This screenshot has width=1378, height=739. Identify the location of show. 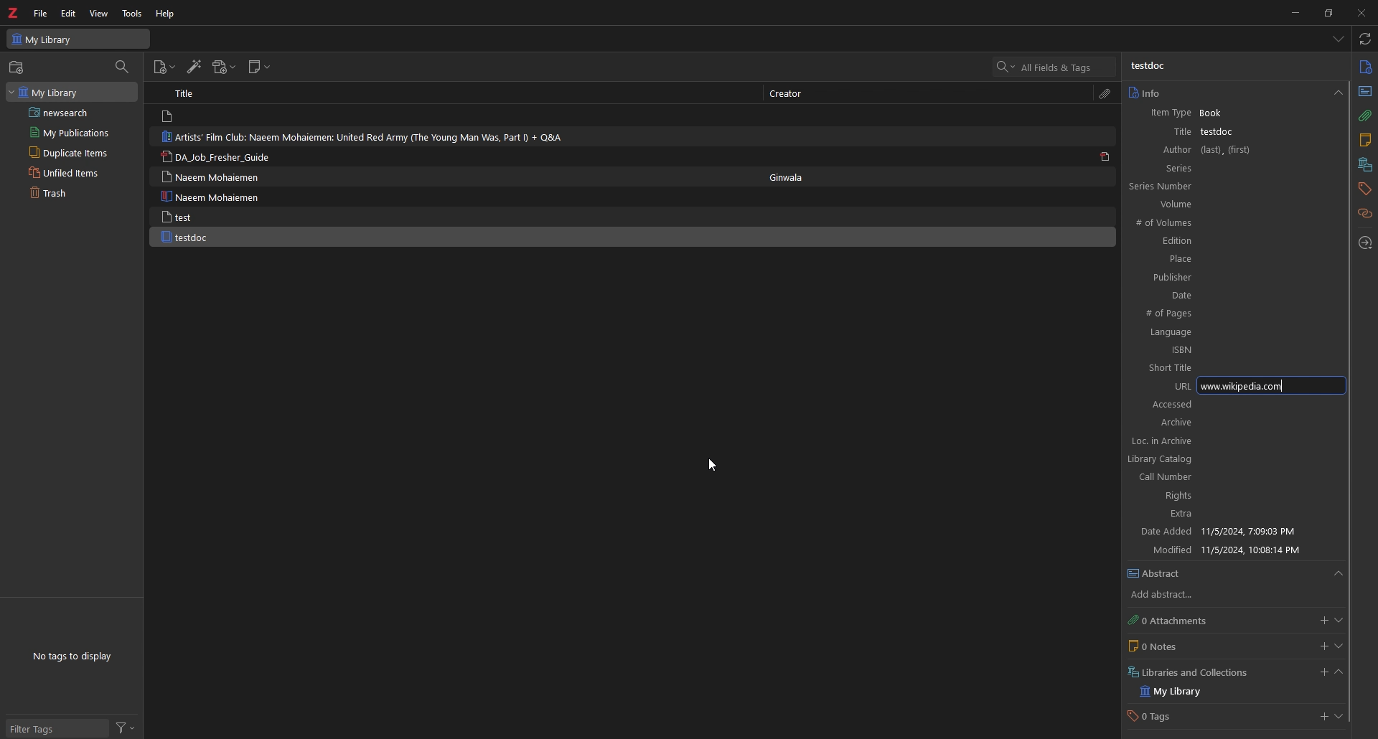
(1339, 646).